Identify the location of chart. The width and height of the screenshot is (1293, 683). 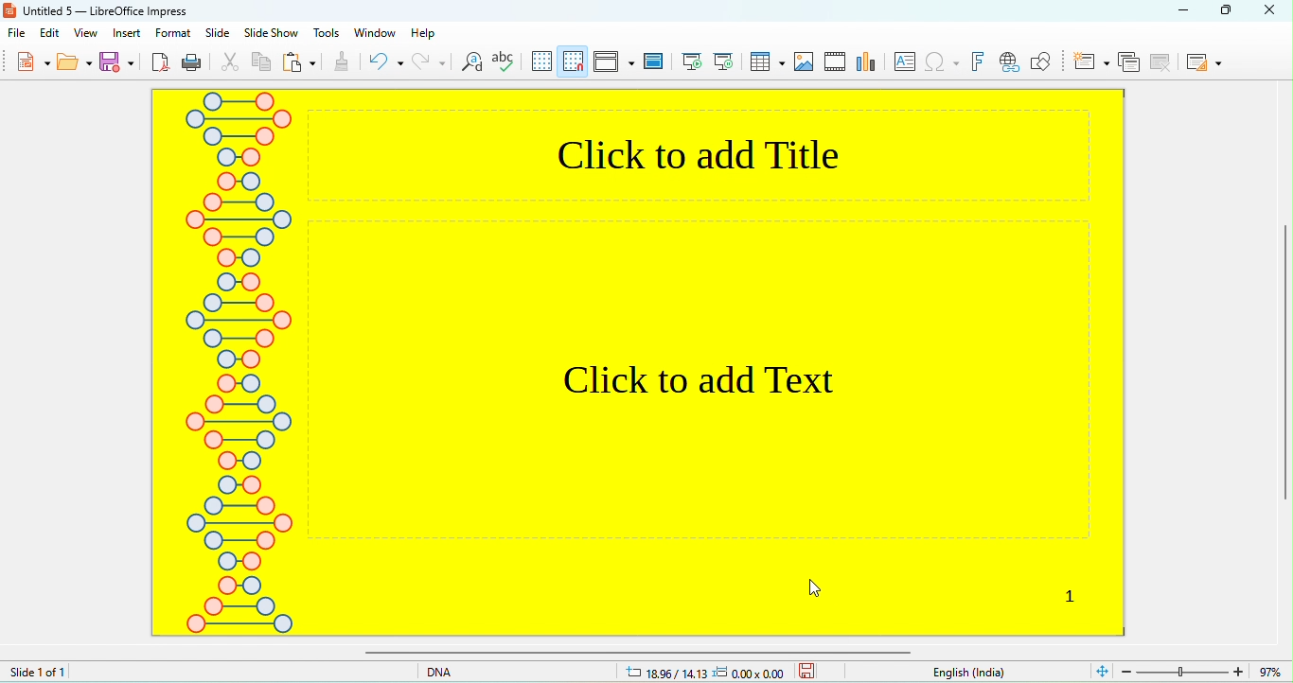
(869, 62).